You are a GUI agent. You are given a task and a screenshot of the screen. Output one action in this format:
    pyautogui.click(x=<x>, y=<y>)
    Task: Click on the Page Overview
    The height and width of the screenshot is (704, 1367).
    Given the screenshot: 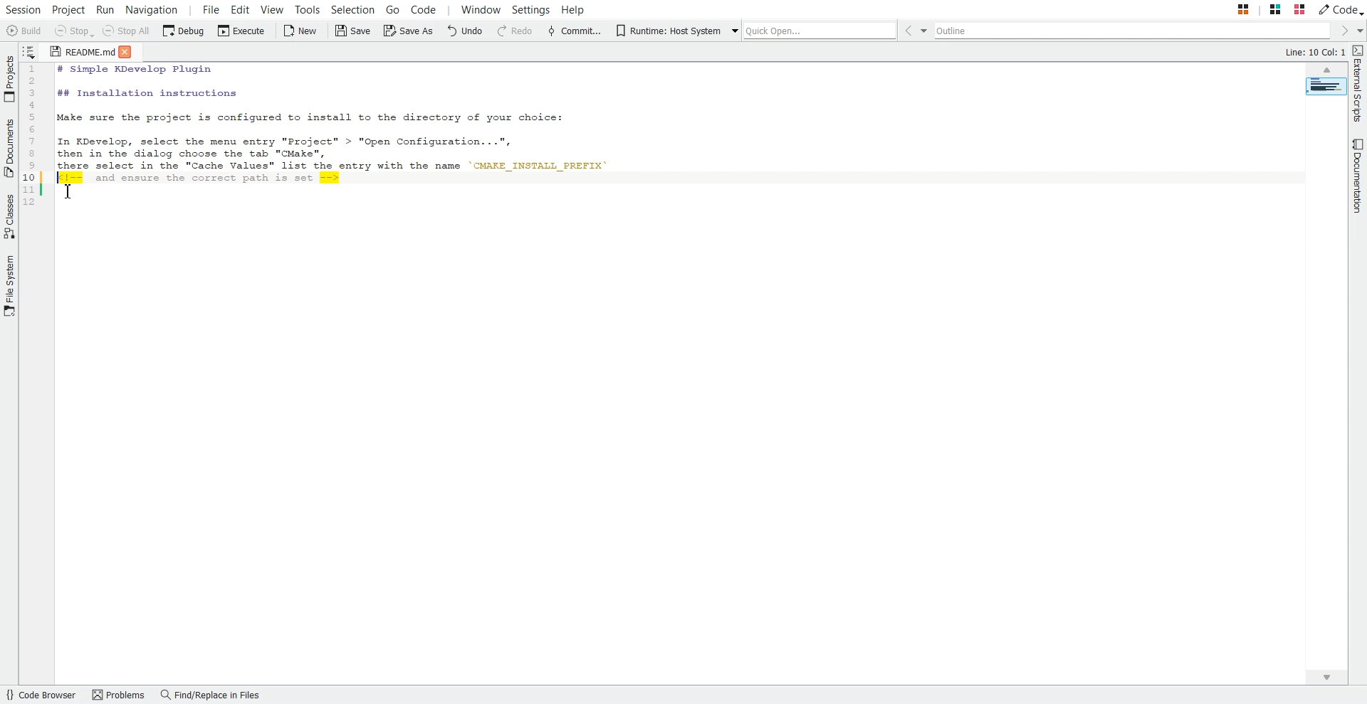 What is the action you would take?
    pyautogui.click(x=1326, y=86)
    